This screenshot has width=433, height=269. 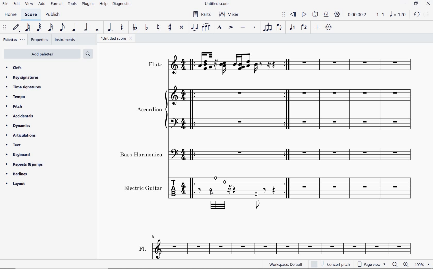 What do you see at coordinates (17, 173) in the screenshot?
I see `barlines` at bounding box center [17, 173].